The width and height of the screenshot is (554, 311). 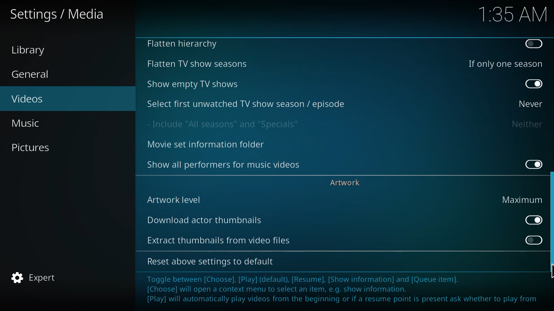 I want to click on enable, so click(x=532, y=239).